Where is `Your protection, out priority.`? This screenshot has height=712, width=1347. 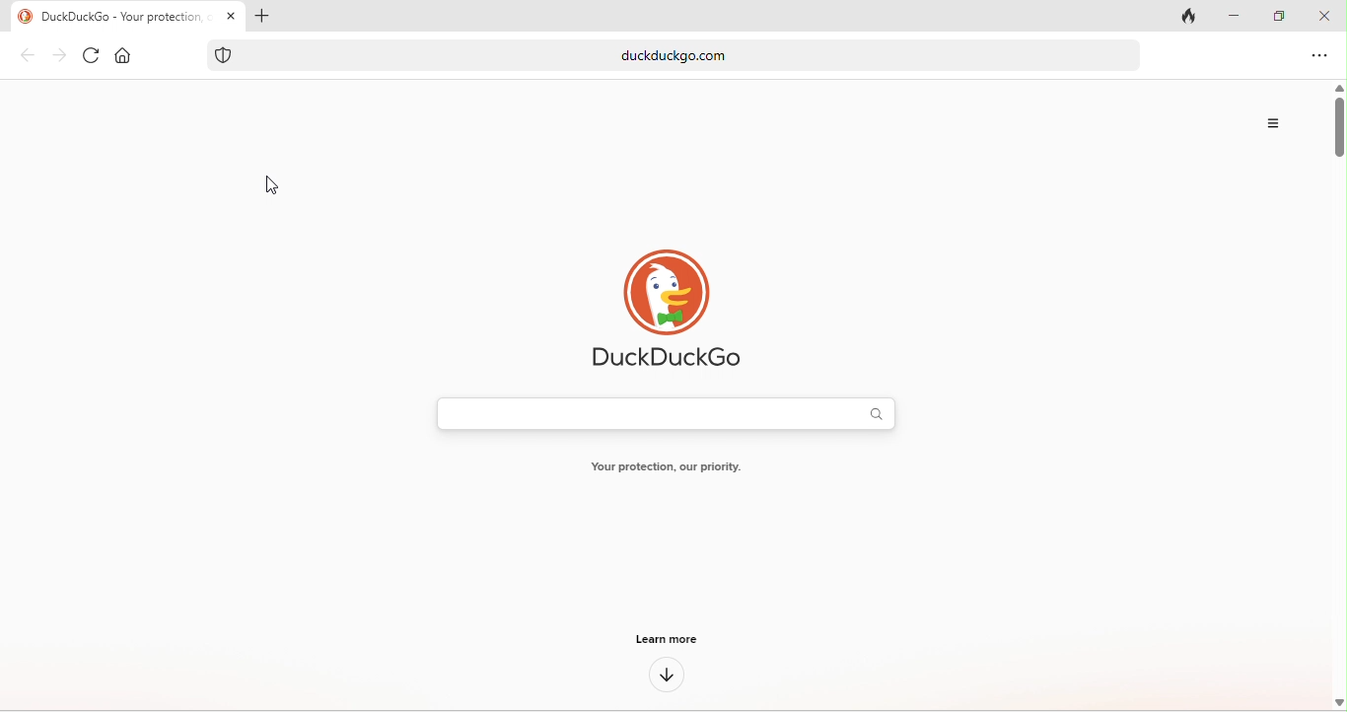
Your protection, out priority. is located at coordinates (667, 466).